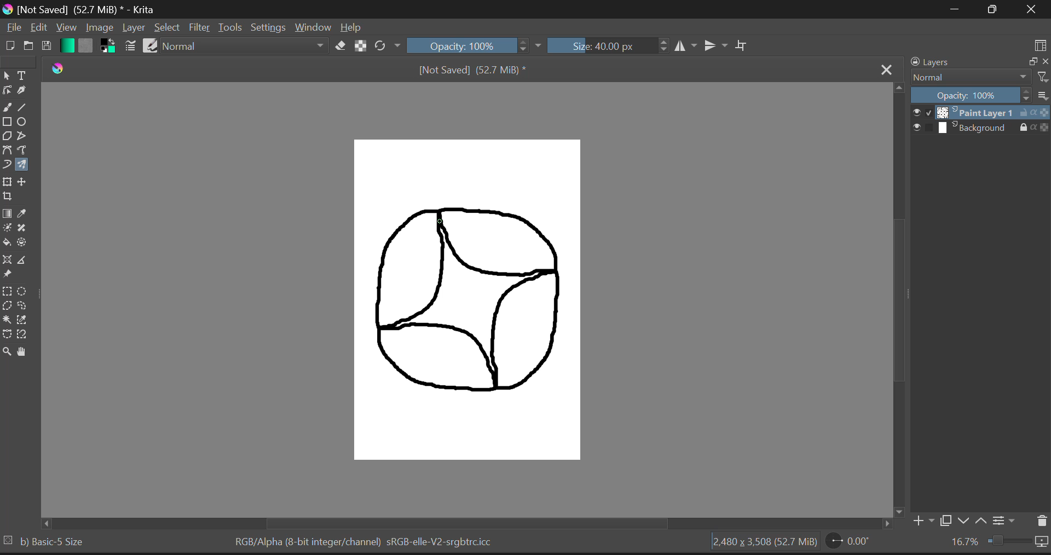 The image size is (1051, 555). Describe the element at coordinates (476, 45) in the screenshot. I see `Opacity 100%` at that location.